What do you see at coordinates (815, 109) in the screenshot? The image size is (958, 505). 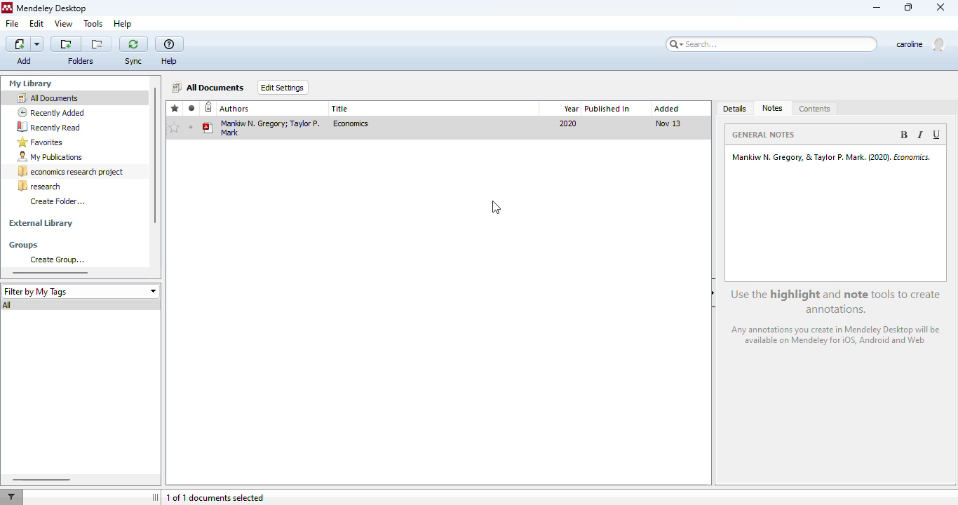 I see `contents` at bounding box center [815, 109].